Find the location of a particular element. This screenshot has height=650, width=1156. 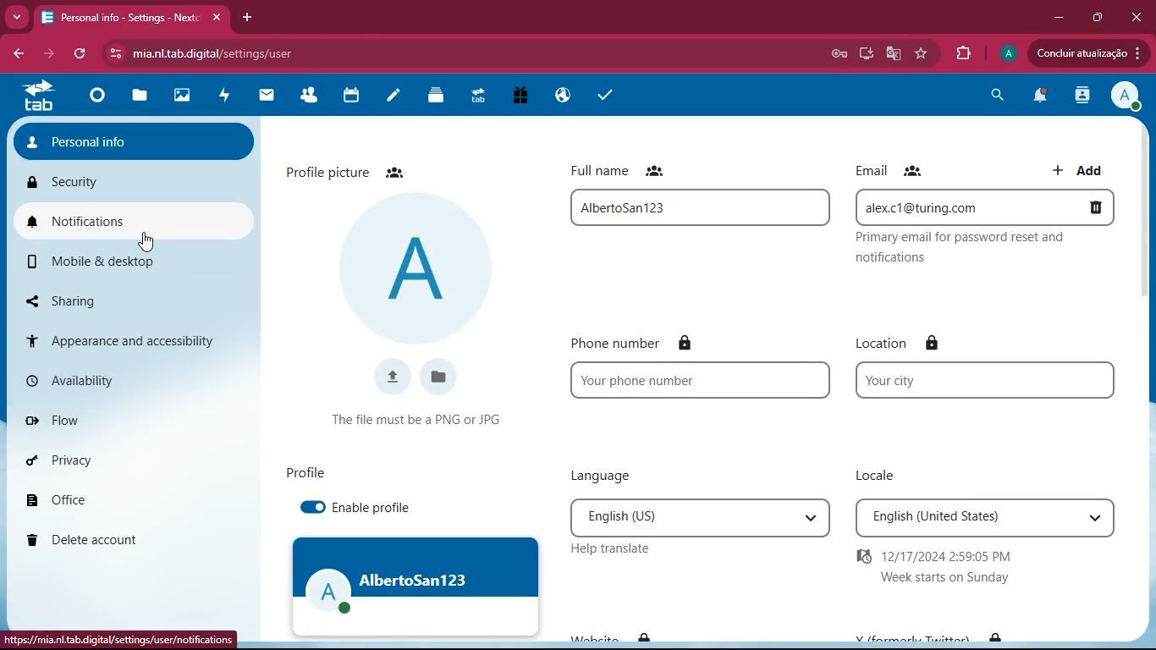

locale is located at coordinates (873, 476).